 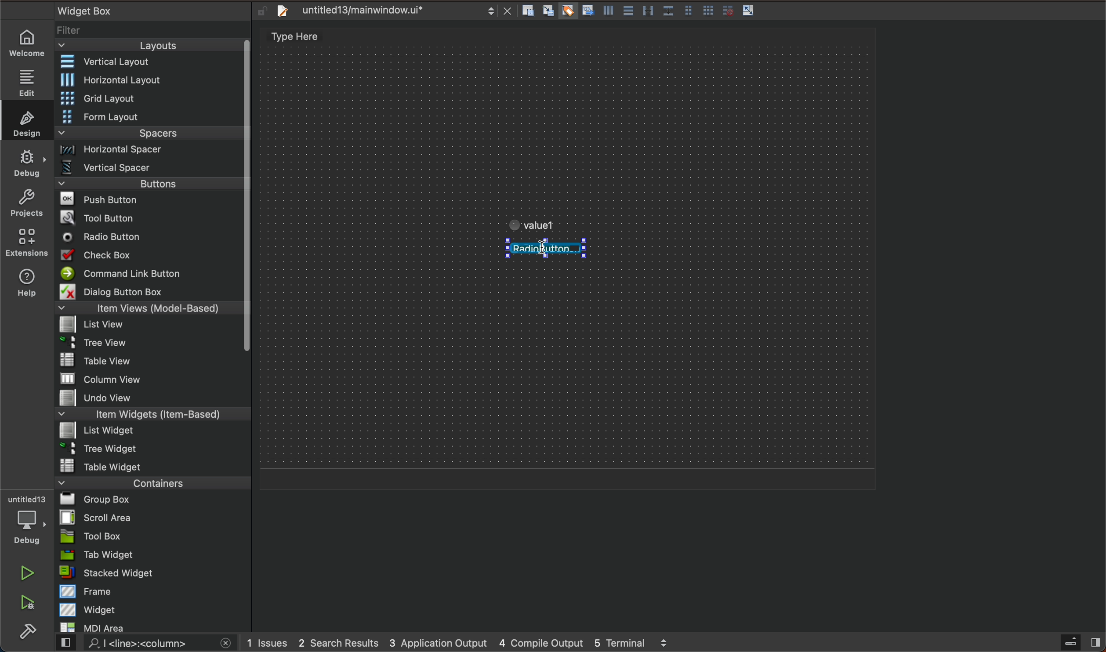 What do you see at coordinates (150, 118) in the screenshot?
I see `` at bounding box center [150, 118].